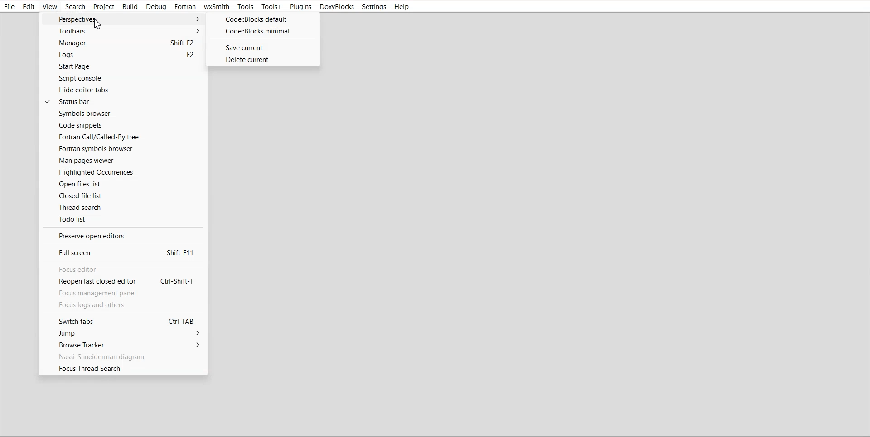 The width and height of the screenshot is (870, 437). I want to click on wxSmith, so click(217, 7).